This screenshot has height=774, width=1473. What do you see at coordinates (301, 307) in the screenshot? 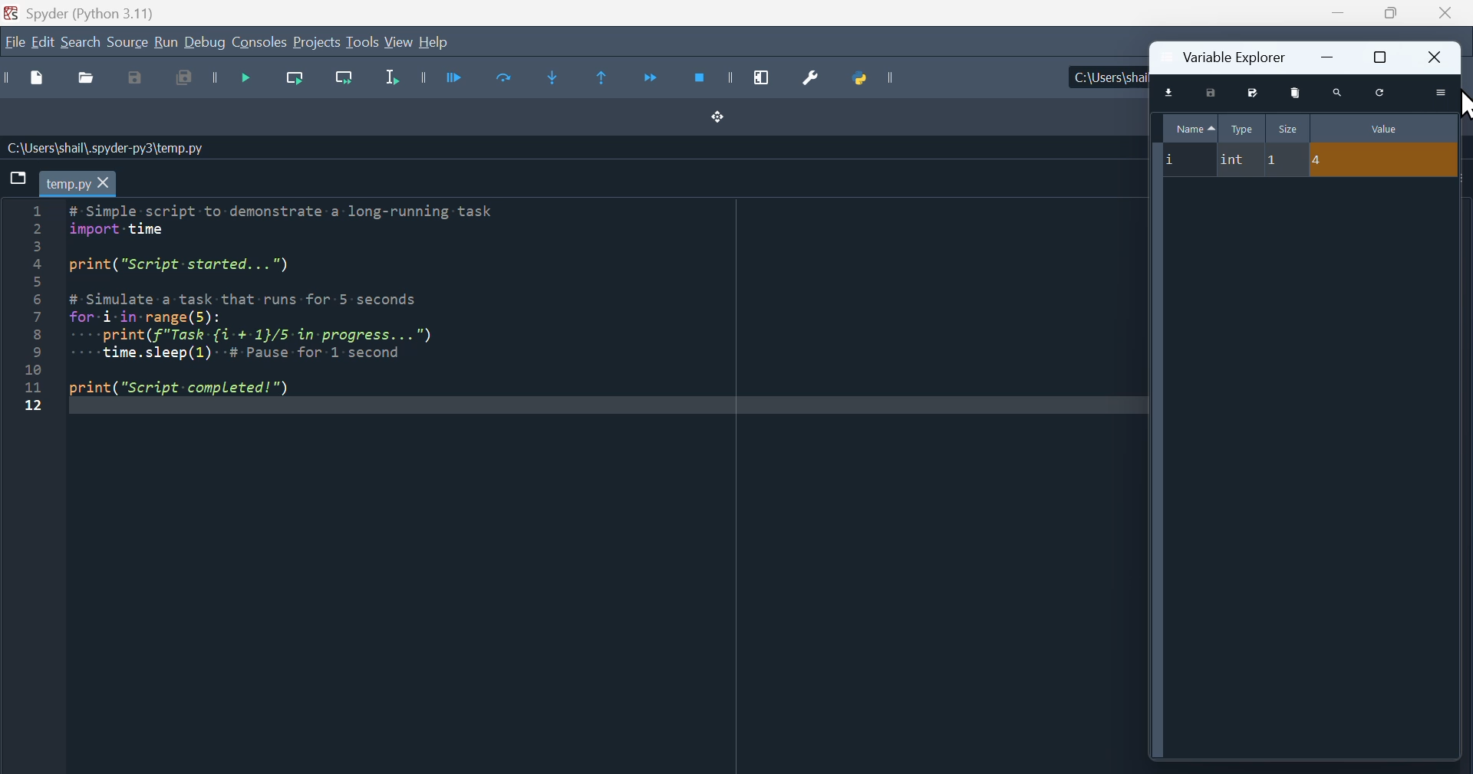
I see `code` at bounding box center [301, 307].